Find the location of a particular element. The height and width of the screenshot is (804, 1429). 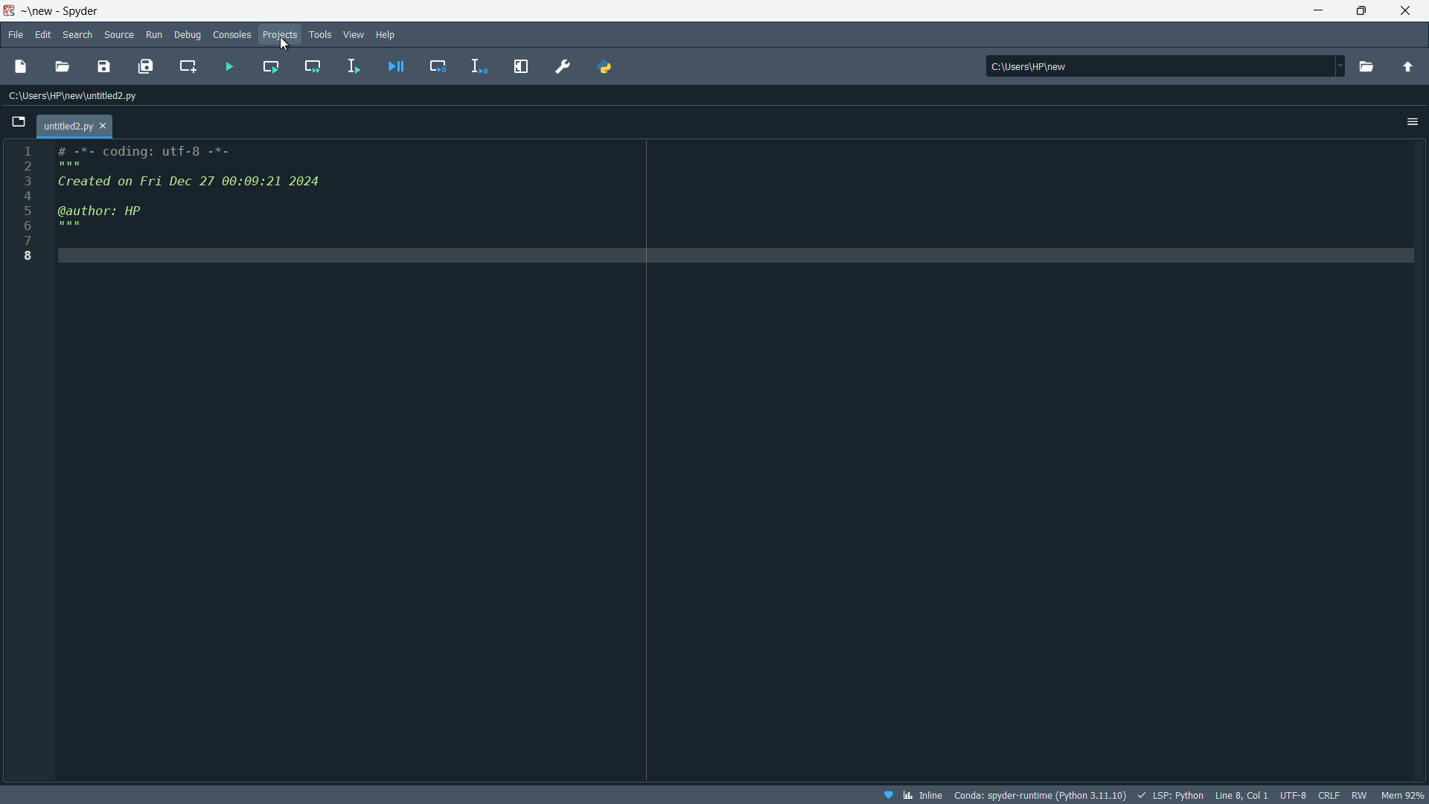

Open file (Ctrl + O) is located at coordinates (64, 66).